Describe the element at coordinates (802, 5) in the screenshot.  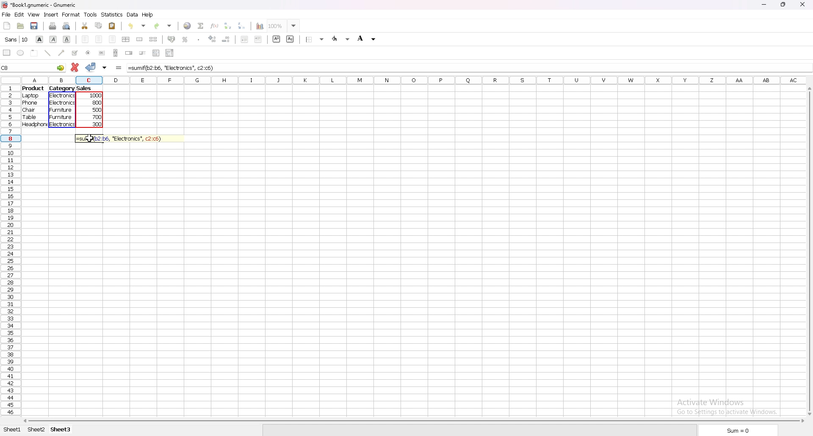
I see `close` at that location.